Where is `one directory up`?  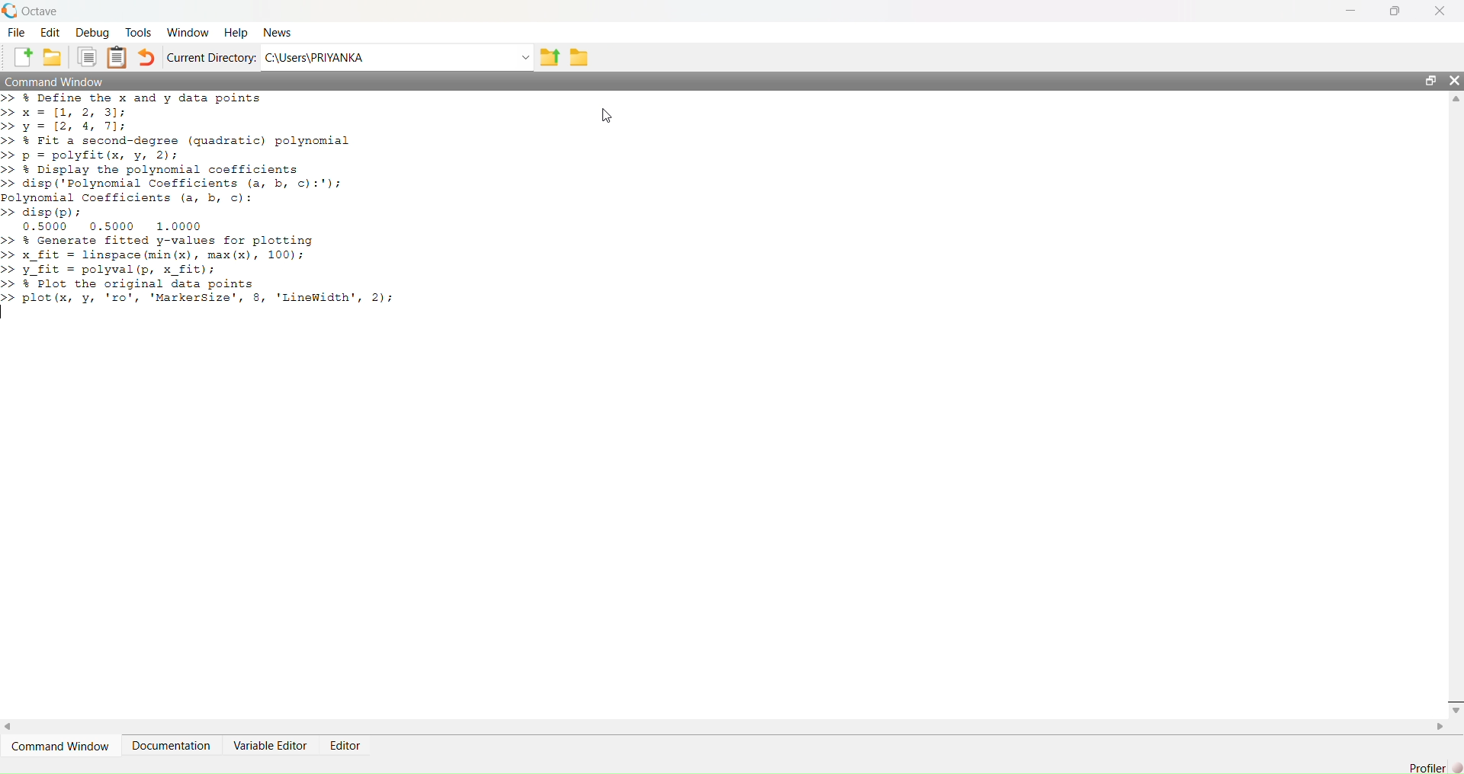
one directory up is located at coordinates (552, 56).